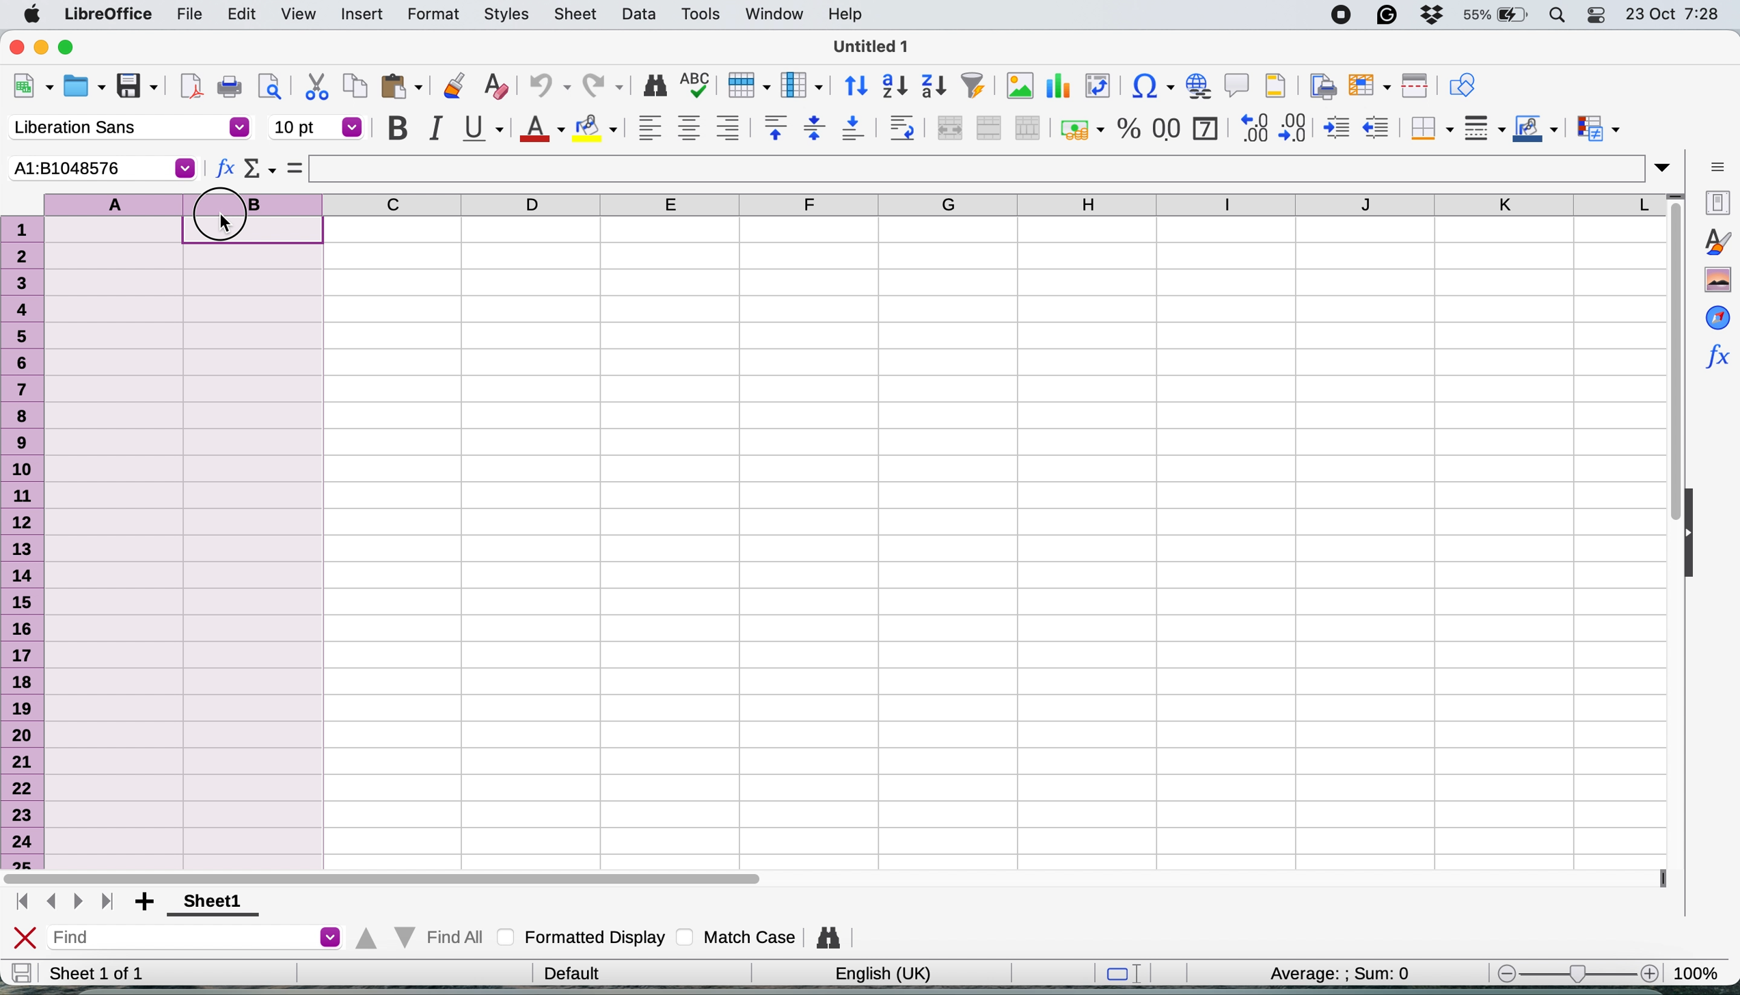 This screenshot has width=1740, height=995. I want to click on minimise, so click(44, 49).